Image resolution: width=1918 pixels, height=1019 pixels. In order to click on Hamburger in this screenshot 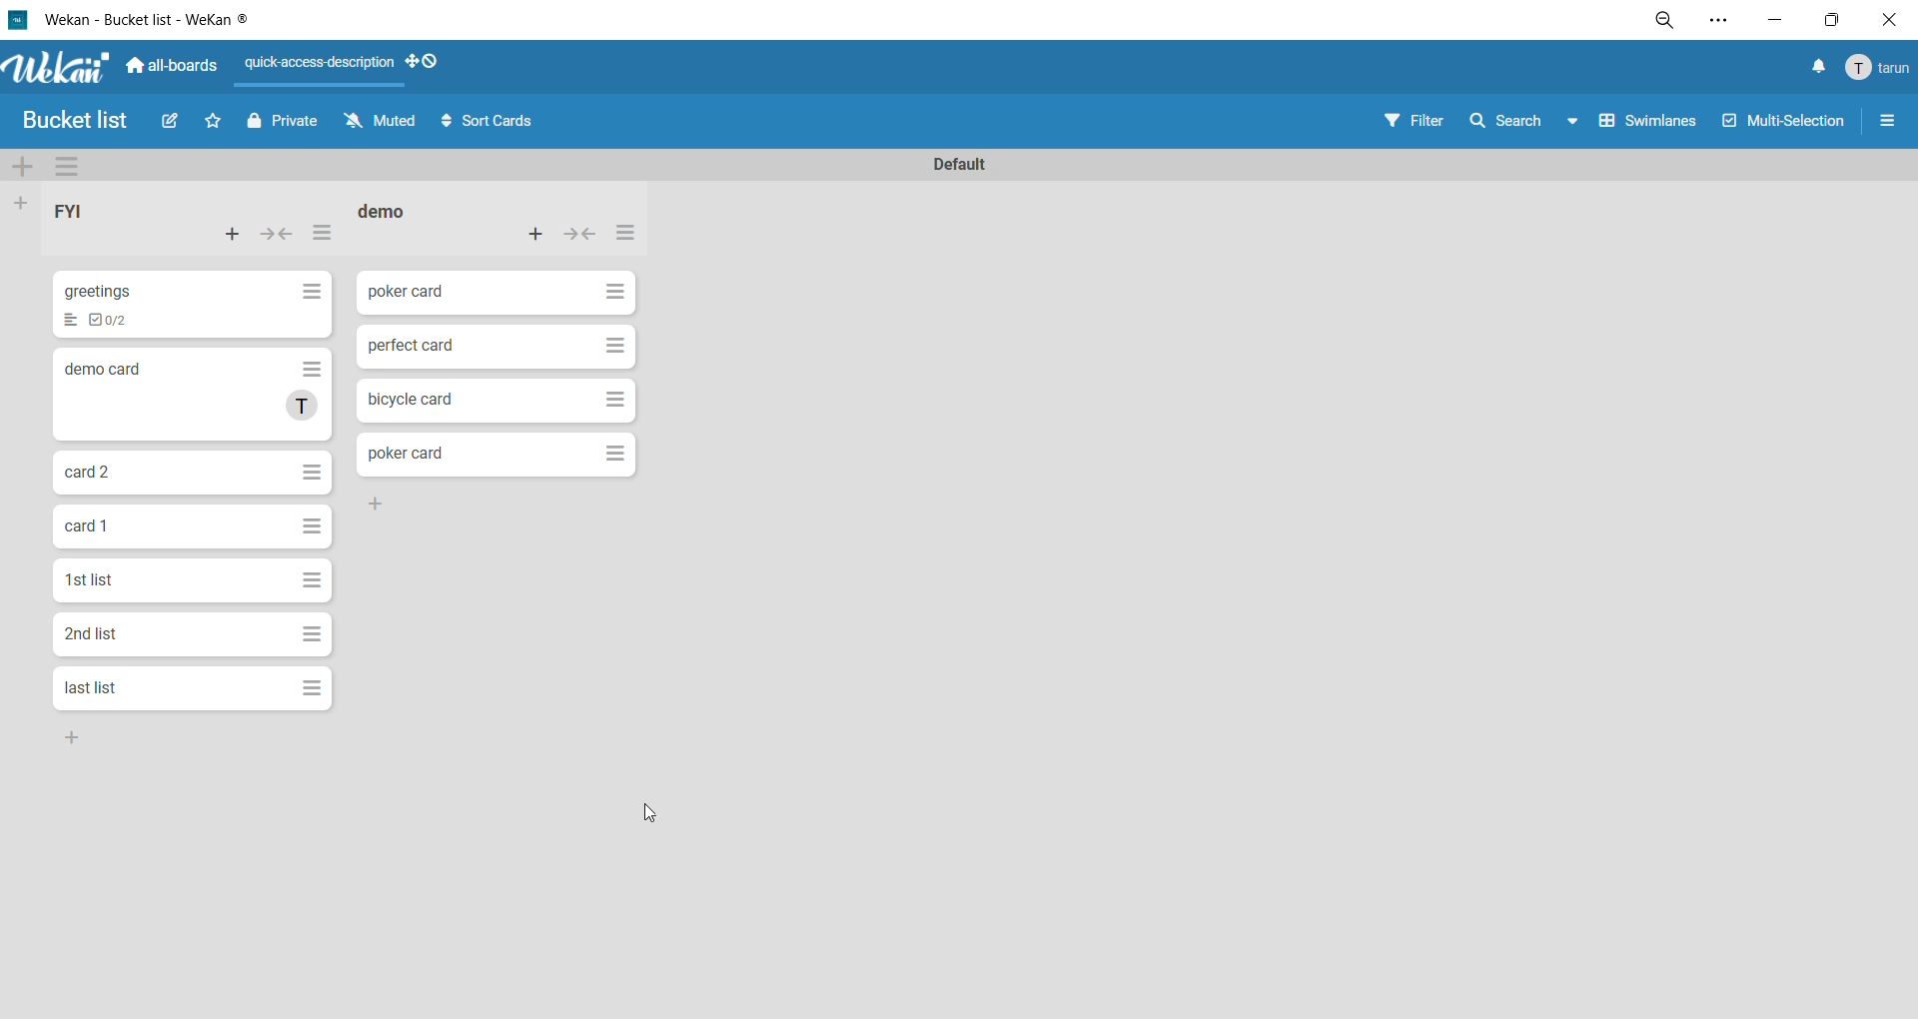, I will do `click(614, 402)`.